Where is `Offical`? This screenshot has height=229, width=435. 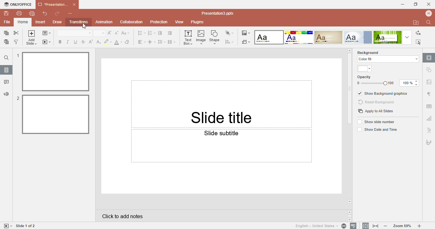
Offical is located at coordinates (358, 37).